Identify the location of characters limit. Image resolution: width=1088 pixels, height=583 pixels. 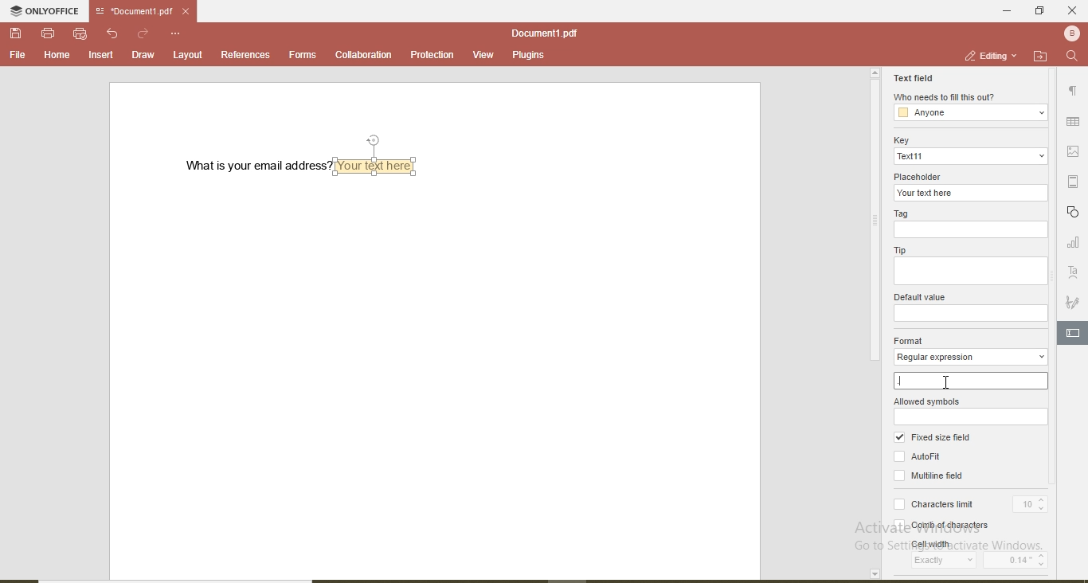
(933, 500).